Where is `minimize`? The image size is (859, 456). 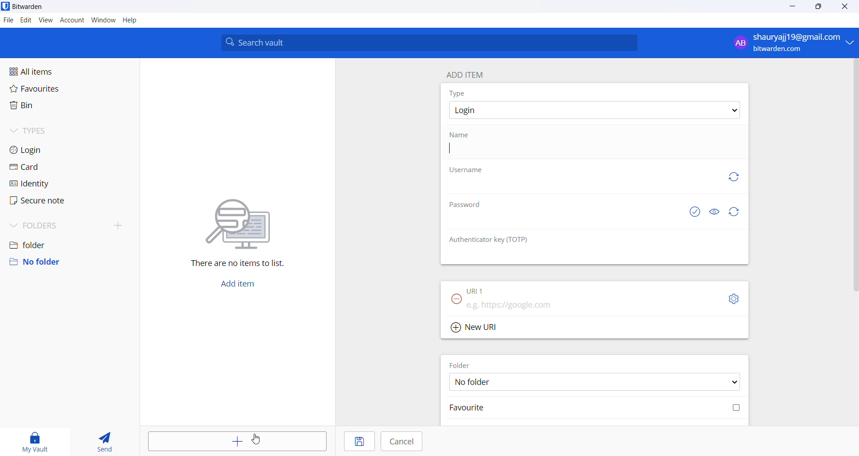 minimize is located at coordinates (793, 7).